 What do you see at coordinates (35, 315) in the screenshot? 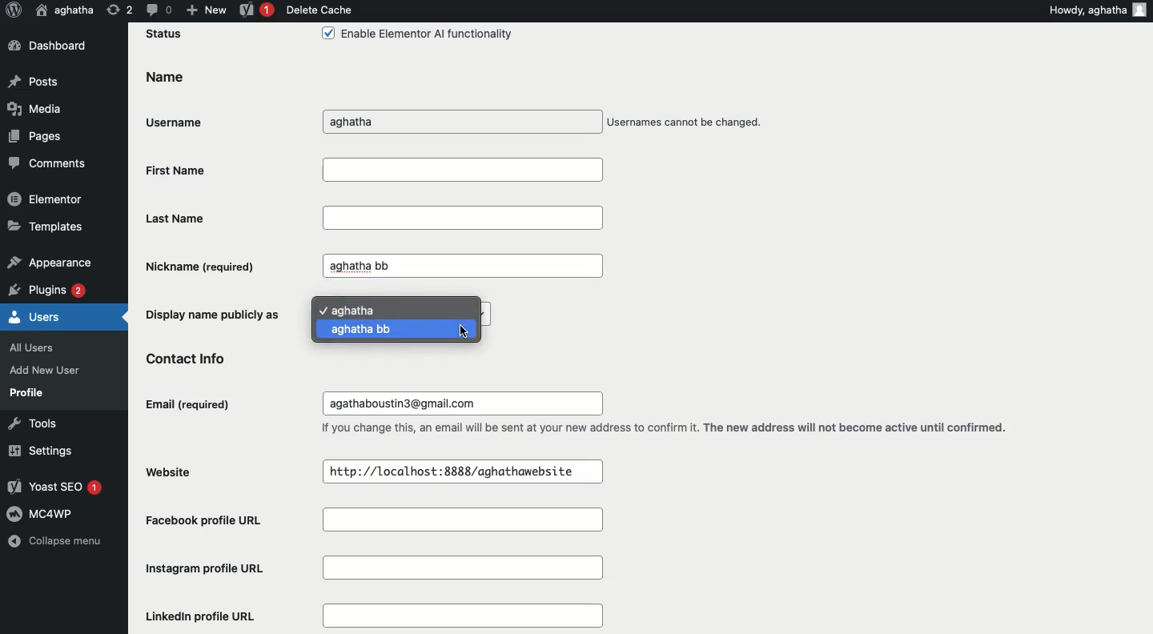
I see `Users` at bounding box center [35, 315].